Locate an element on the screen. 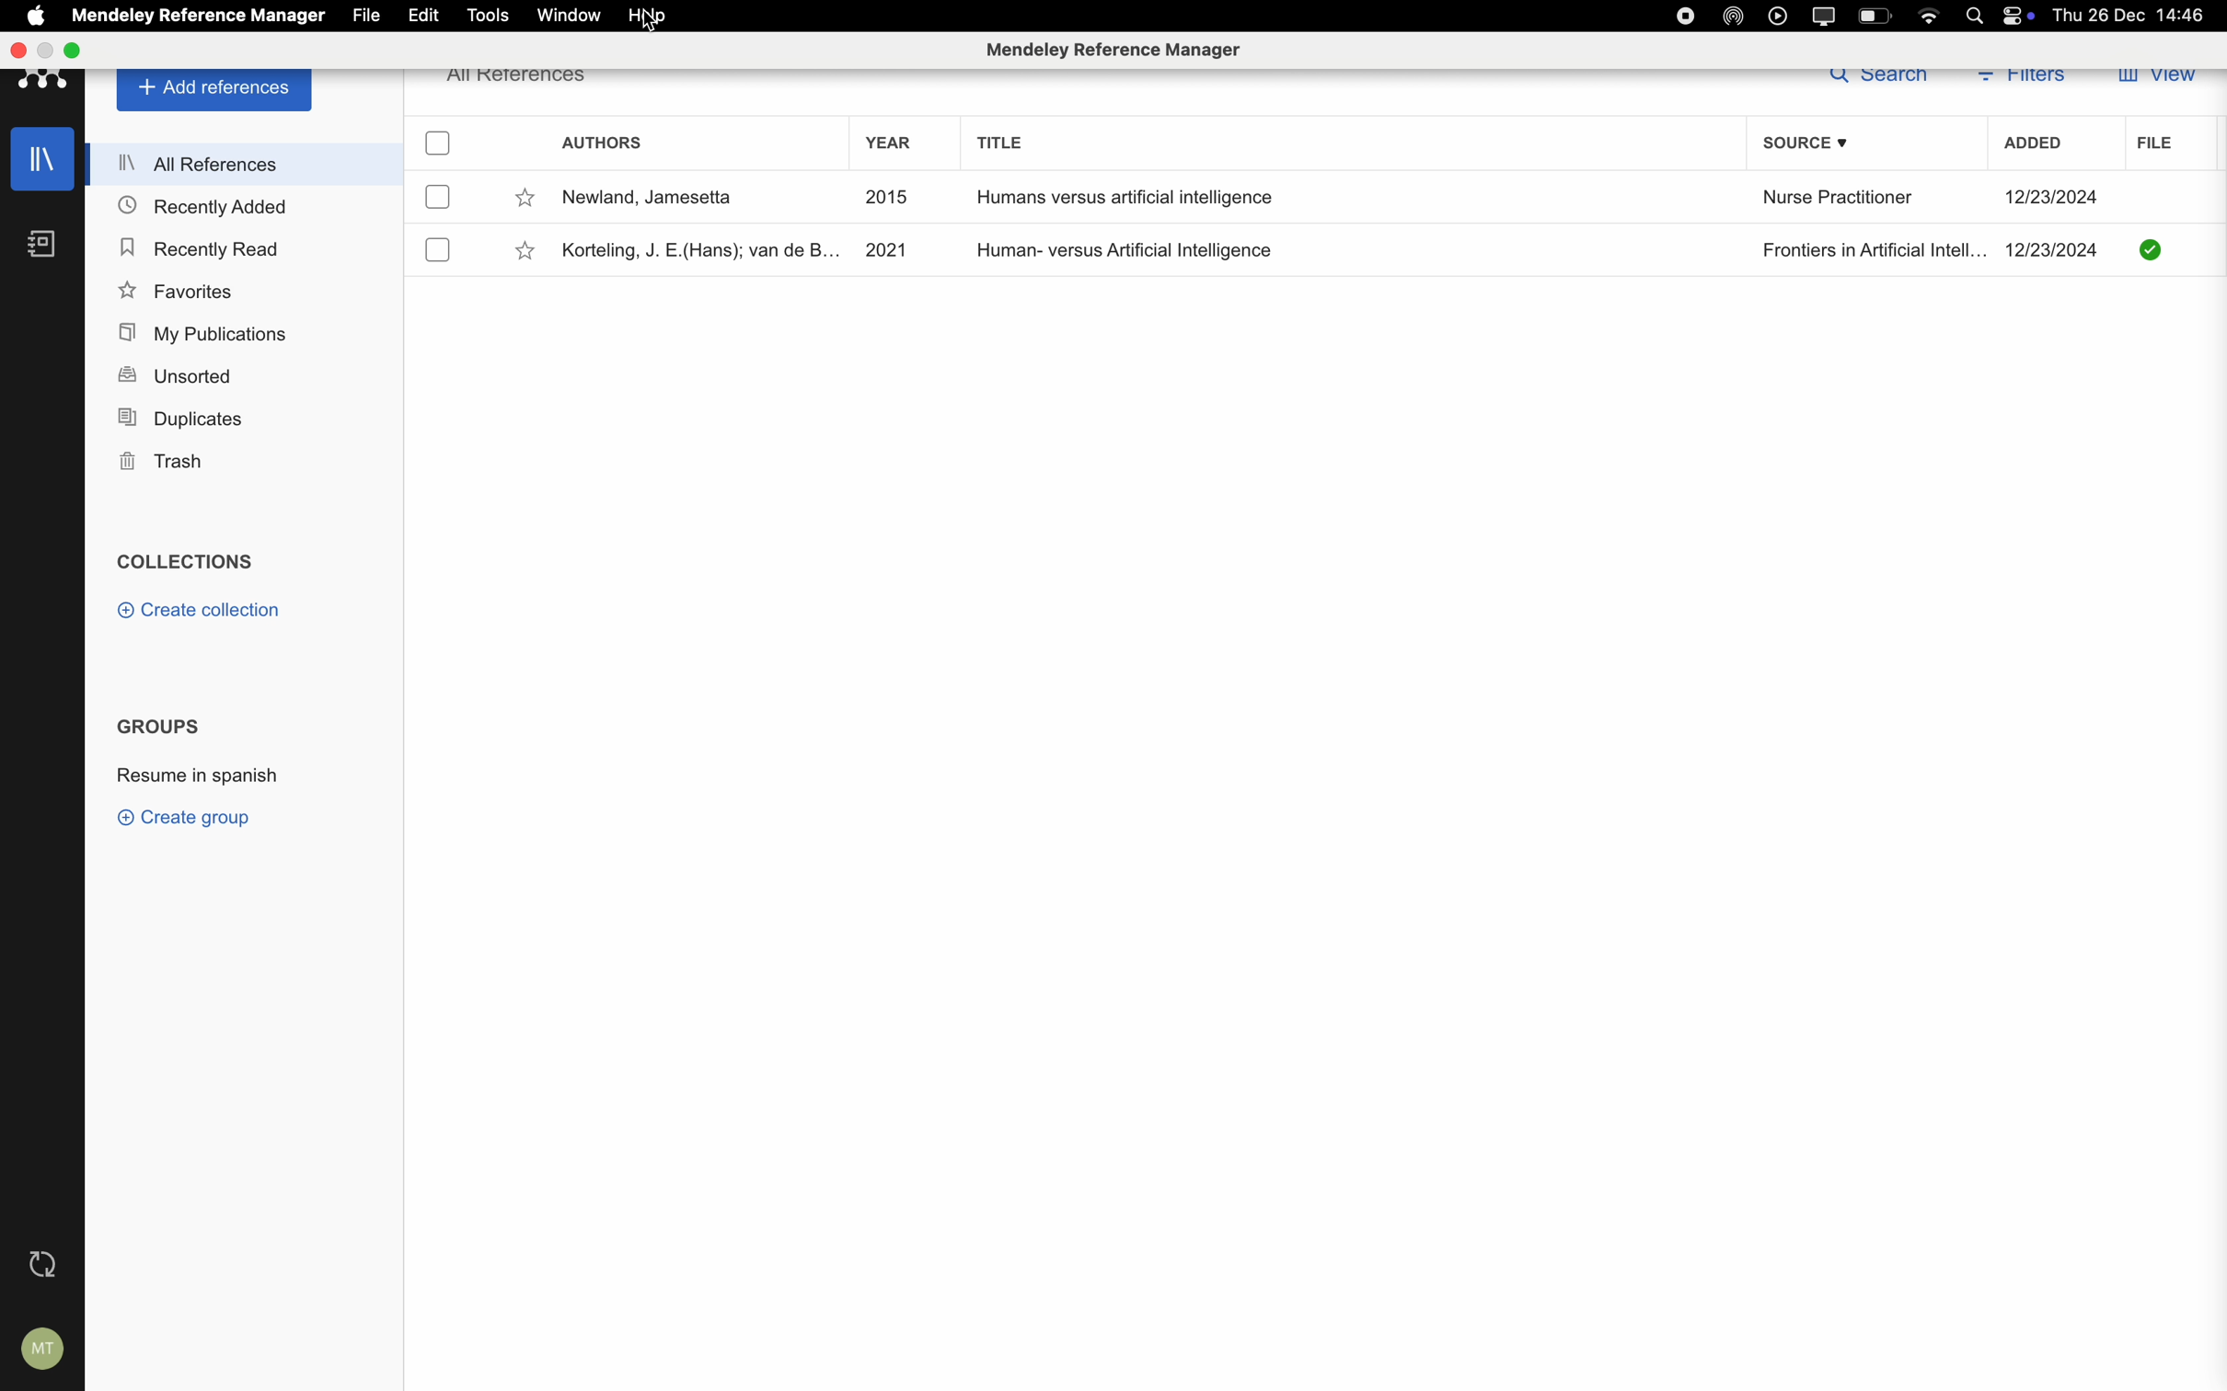 The width and height of the screenshot is (2227, 1391). All References is located at coordinates (242, 164).